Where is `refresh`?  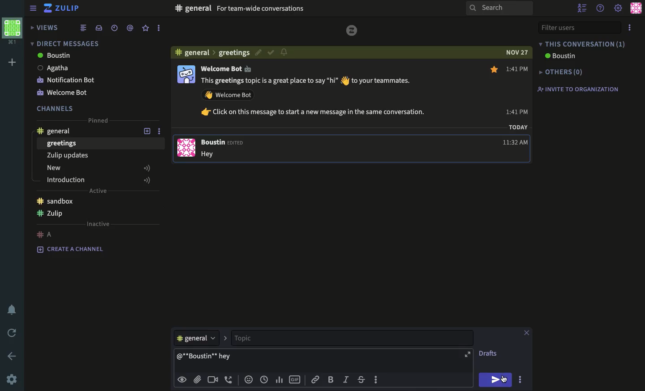
refresh is located at coordinates (13, 333).